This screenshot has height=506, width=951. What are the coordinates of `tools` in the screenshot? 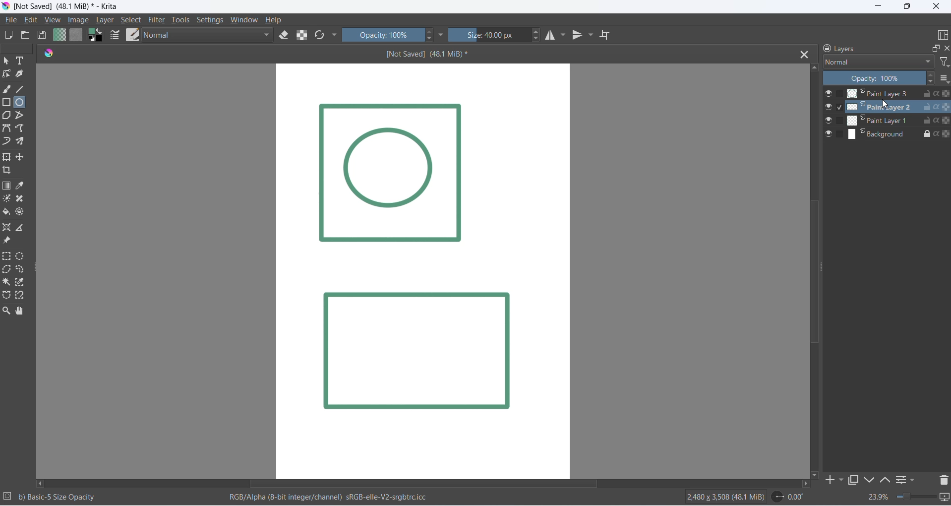 It's located at (181, 20).